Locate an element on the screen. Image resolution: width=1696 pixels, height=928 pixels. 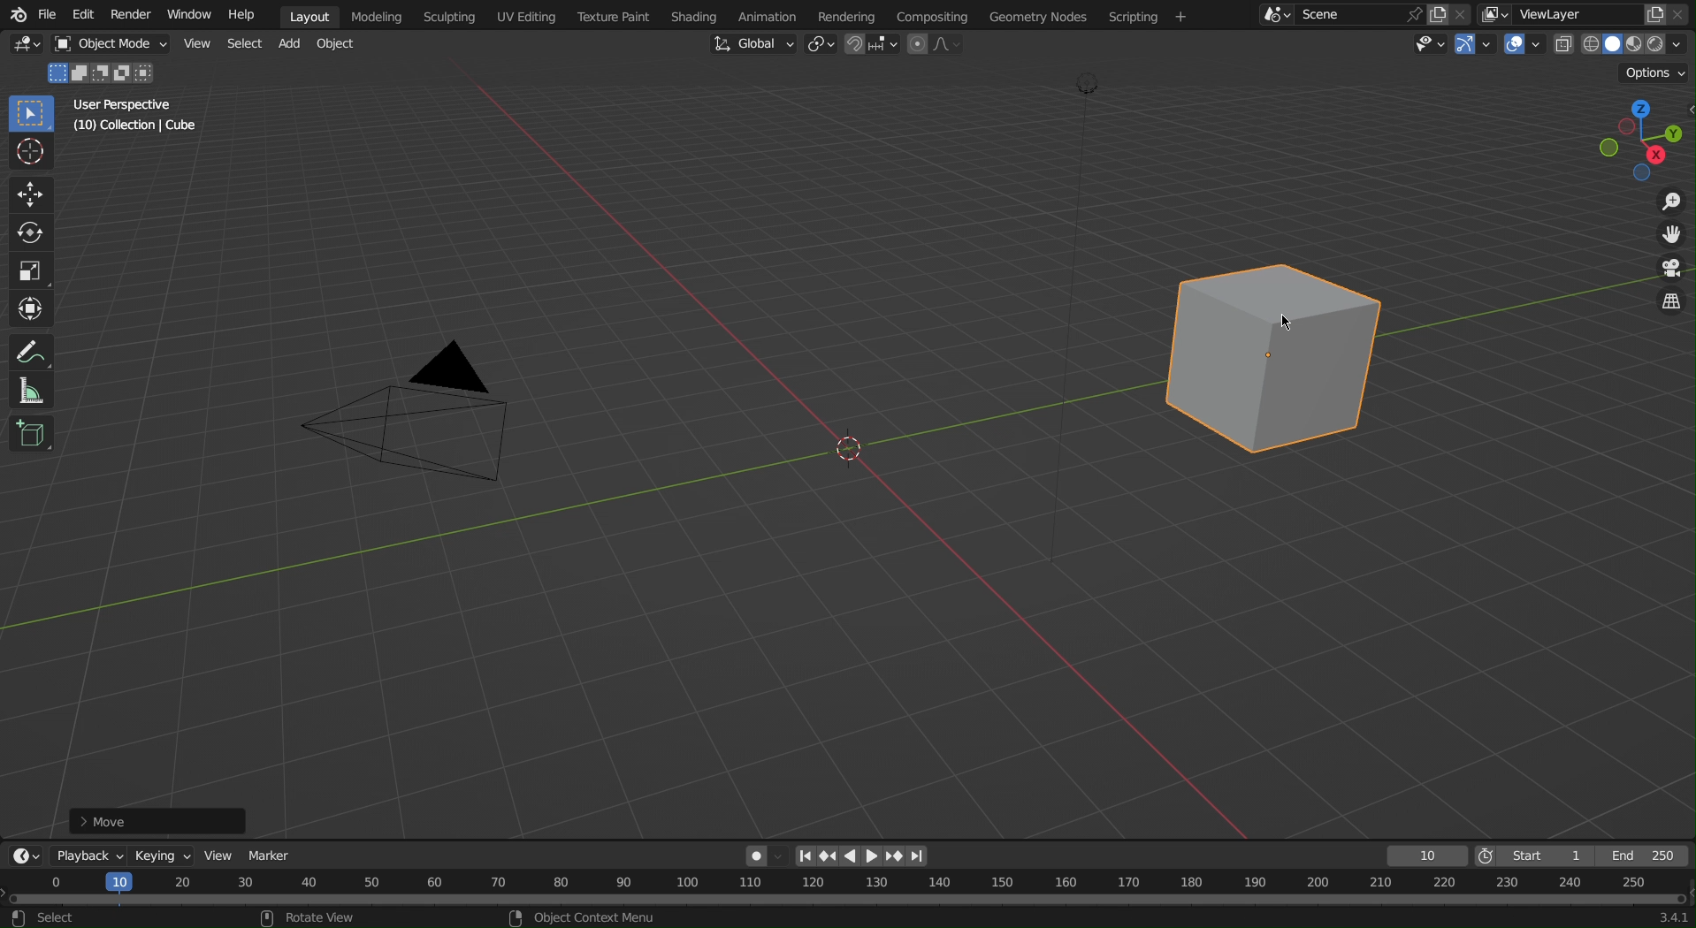
Last page is located at coordinates (920, 857).